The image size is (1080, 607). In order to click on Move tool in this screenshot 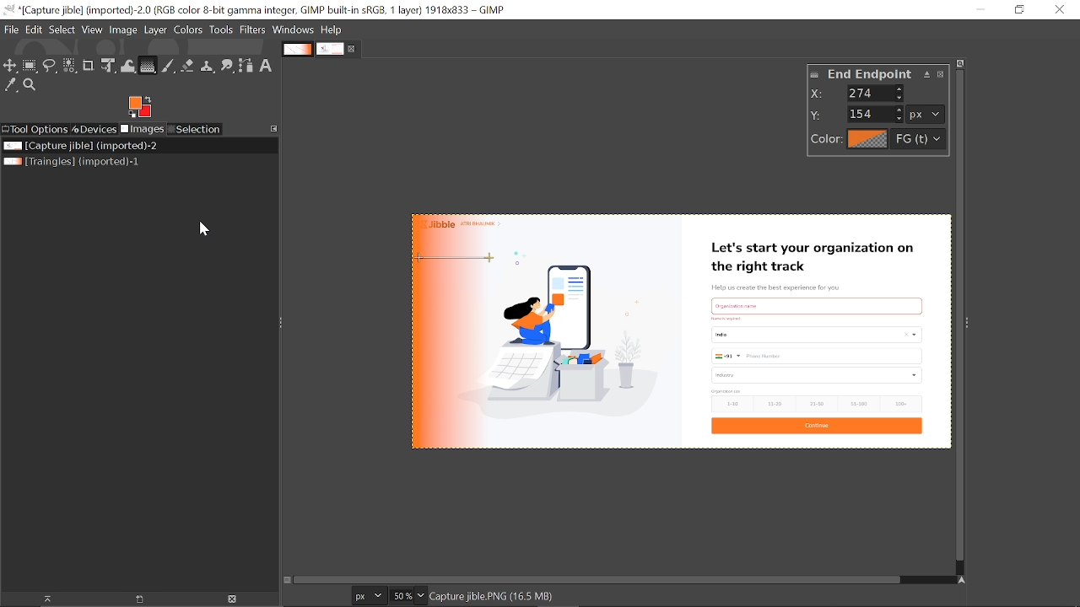, I will do `click(10, 66)`.